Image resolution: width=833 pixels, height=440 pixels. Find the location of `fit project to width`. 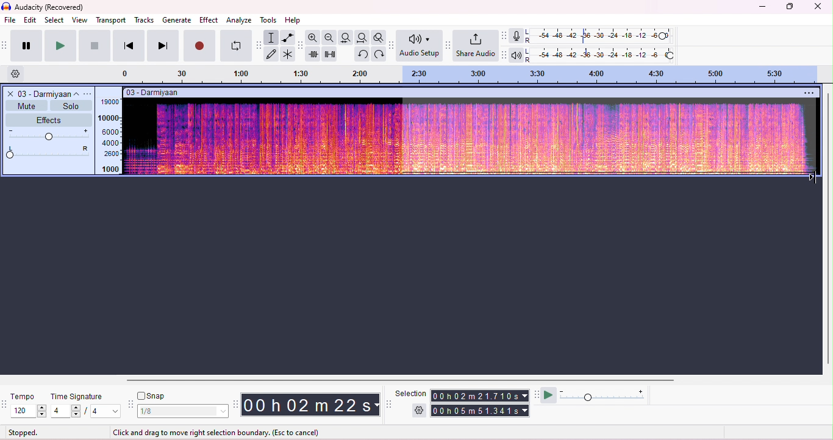

fit project to width is located at coordinates (362, 37).